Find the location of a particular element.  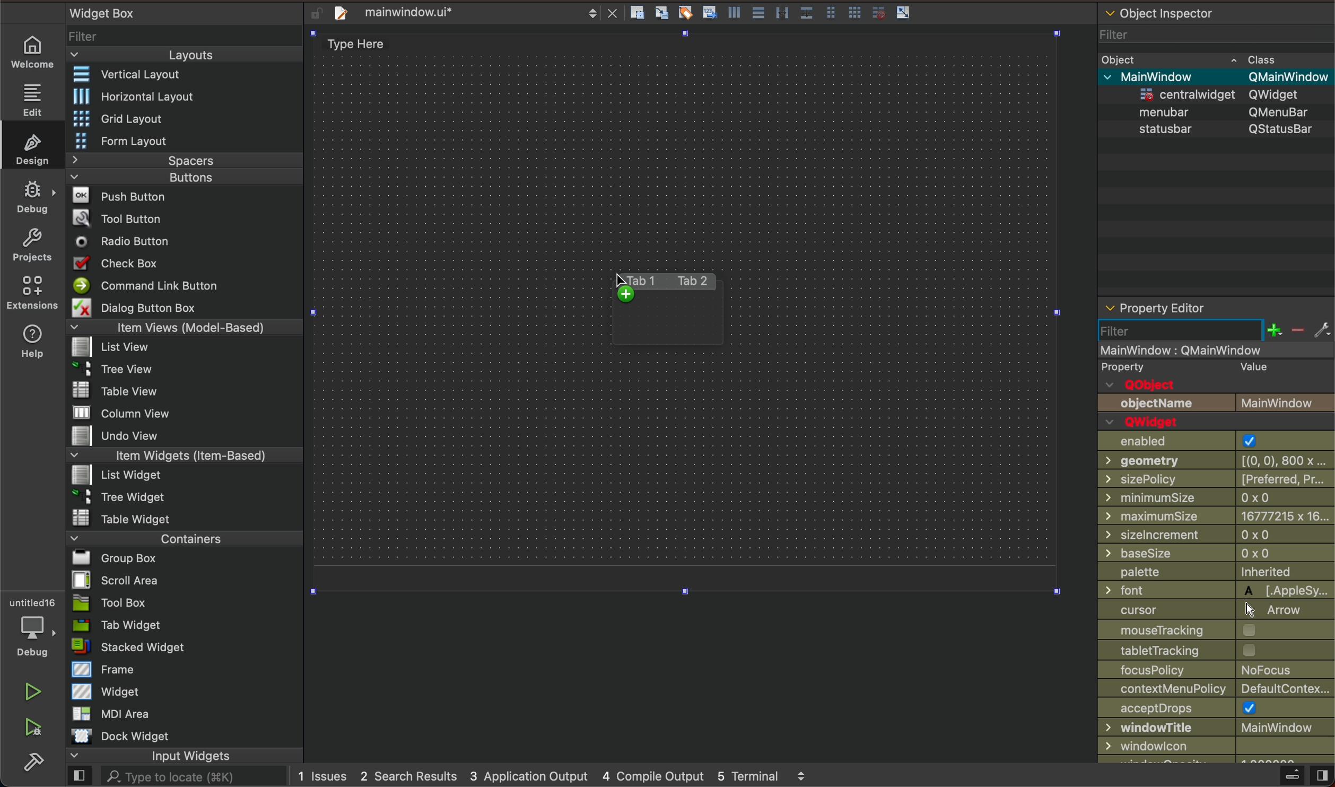

window title is located at coordinates (1217, 728).